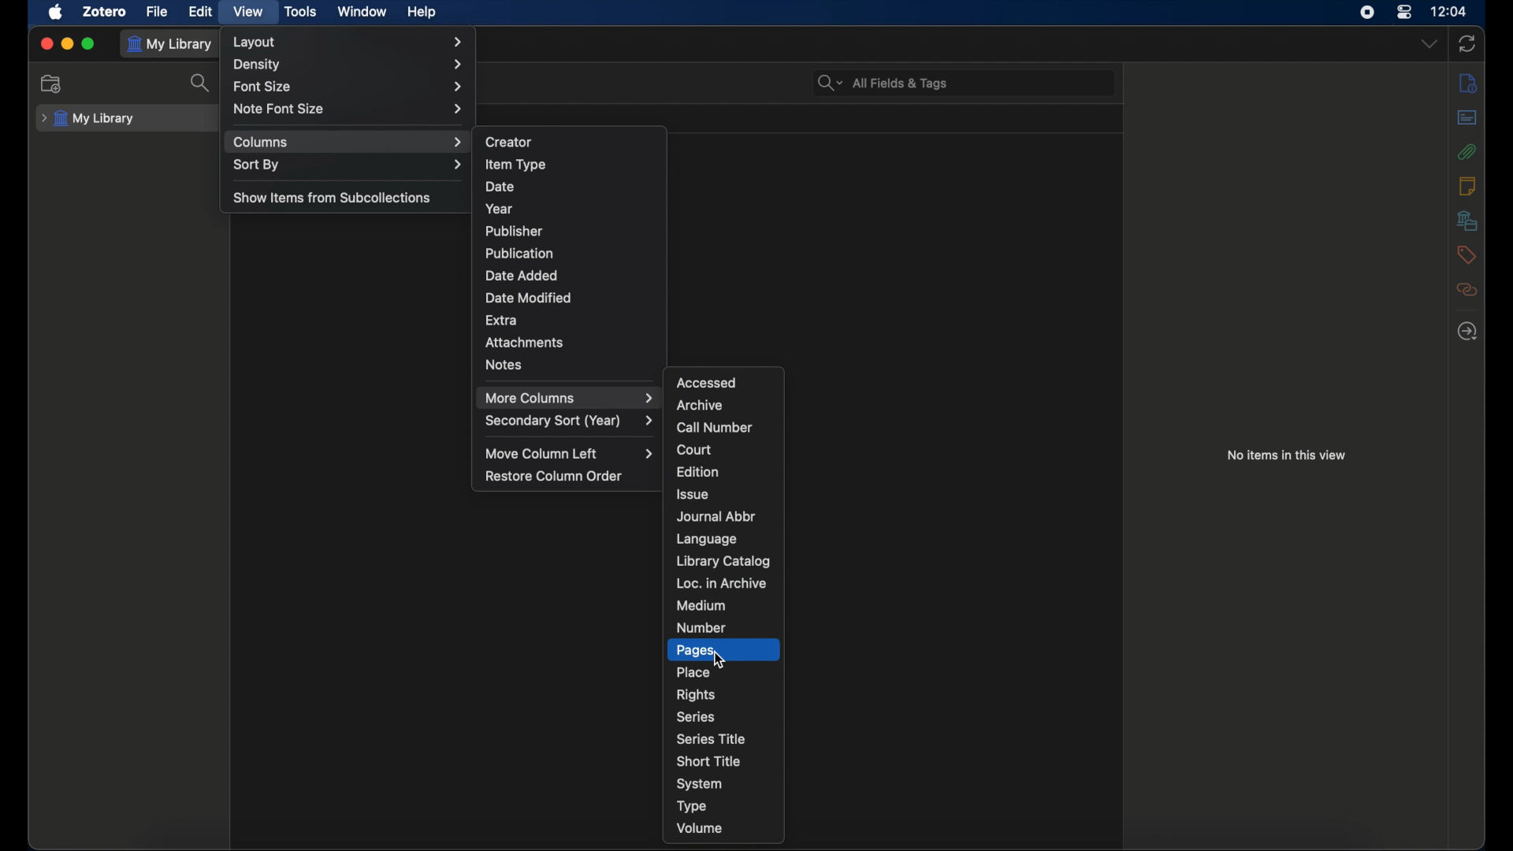 Image resolution: width=1513 pixels, height=851 pixels. Describe the element at coordinates (1286, 455) in the screenshot. I see `no items in this view` at that location.